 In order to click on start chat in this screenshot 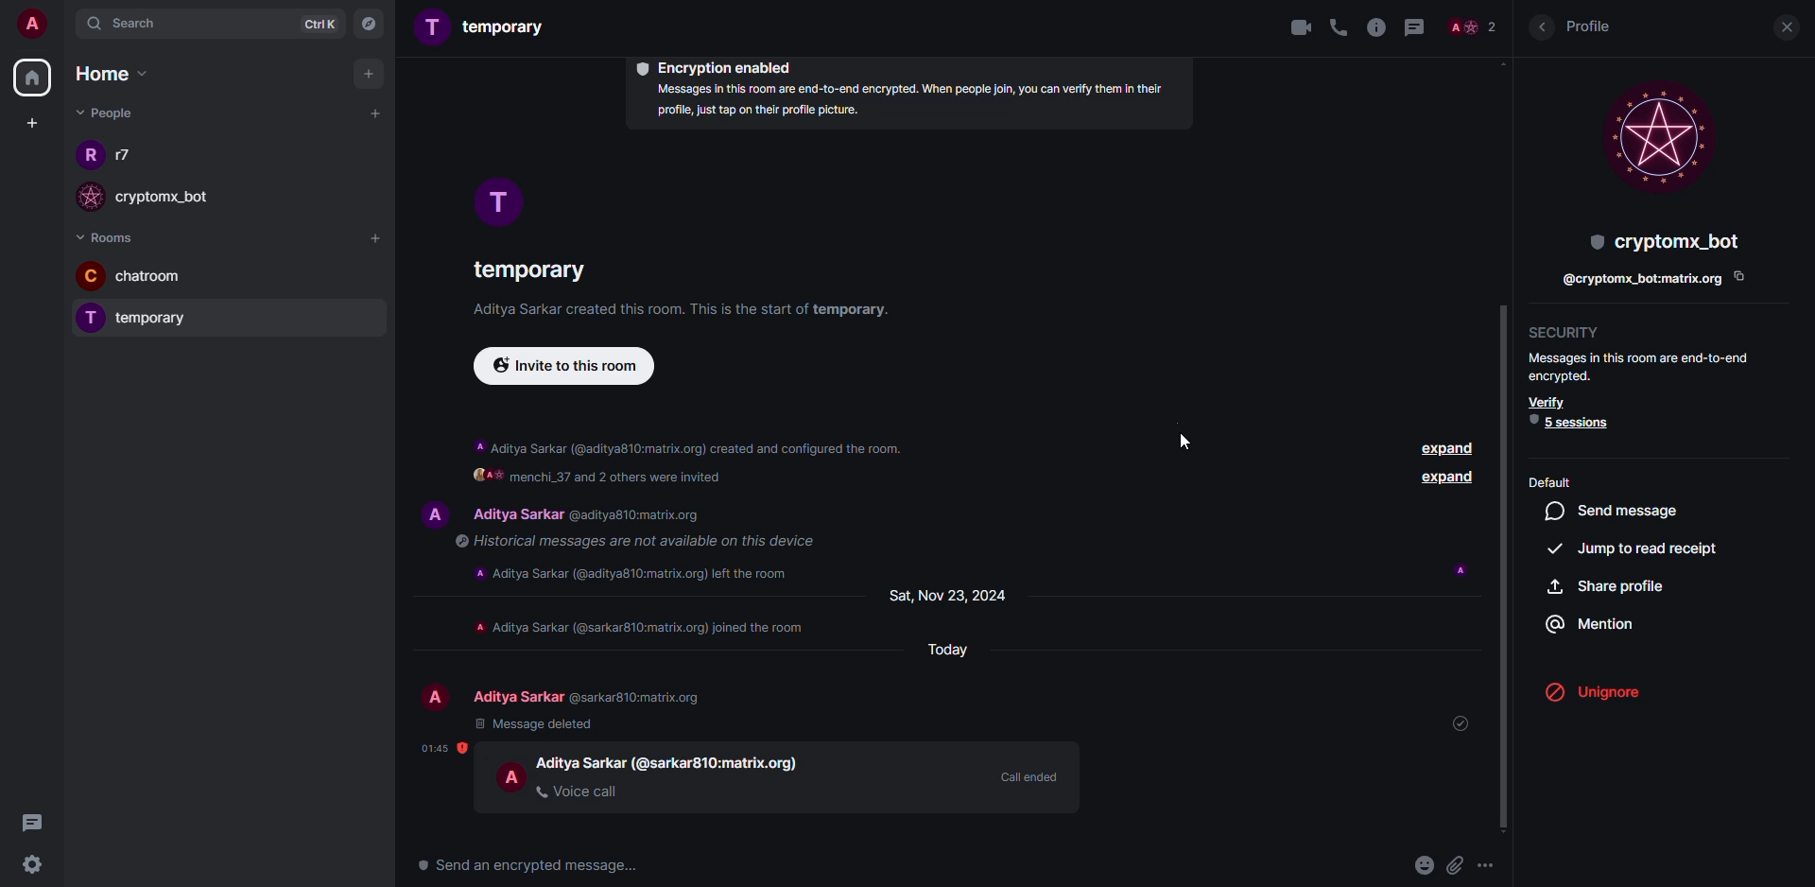, I will do `click(374, 113)`.